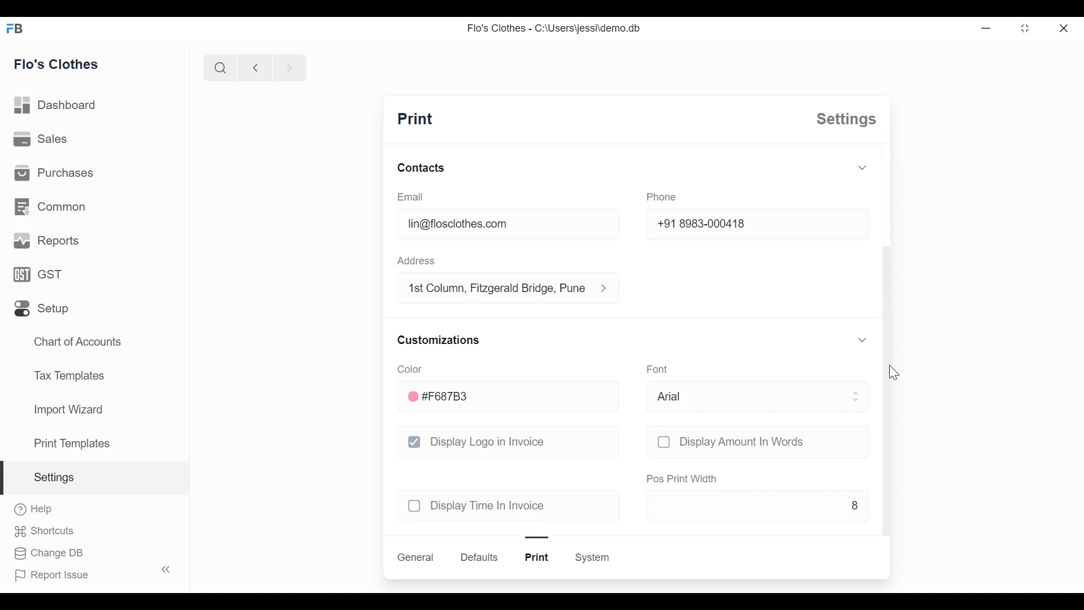 The width and height of the screenshot is (1084, 610). Describe the element at coordinates (72, 443) in the screenshot. I see `print templates` at that location.